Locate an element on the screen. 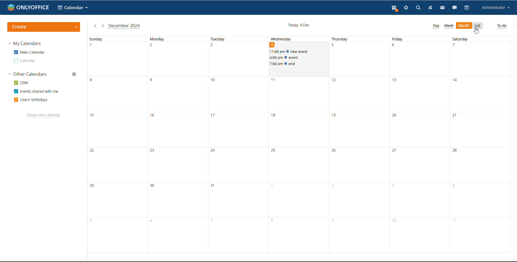  calendar is located at coordinates (467, 8).